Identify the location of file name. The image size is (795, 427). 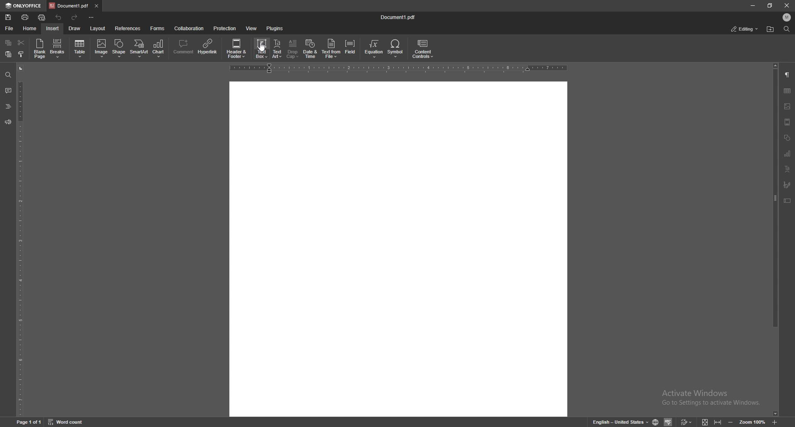
(399, 16).